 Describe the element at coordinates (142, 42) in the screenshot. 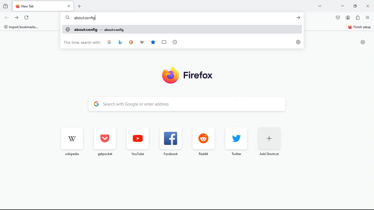

I see `Wikipedia` at that location.